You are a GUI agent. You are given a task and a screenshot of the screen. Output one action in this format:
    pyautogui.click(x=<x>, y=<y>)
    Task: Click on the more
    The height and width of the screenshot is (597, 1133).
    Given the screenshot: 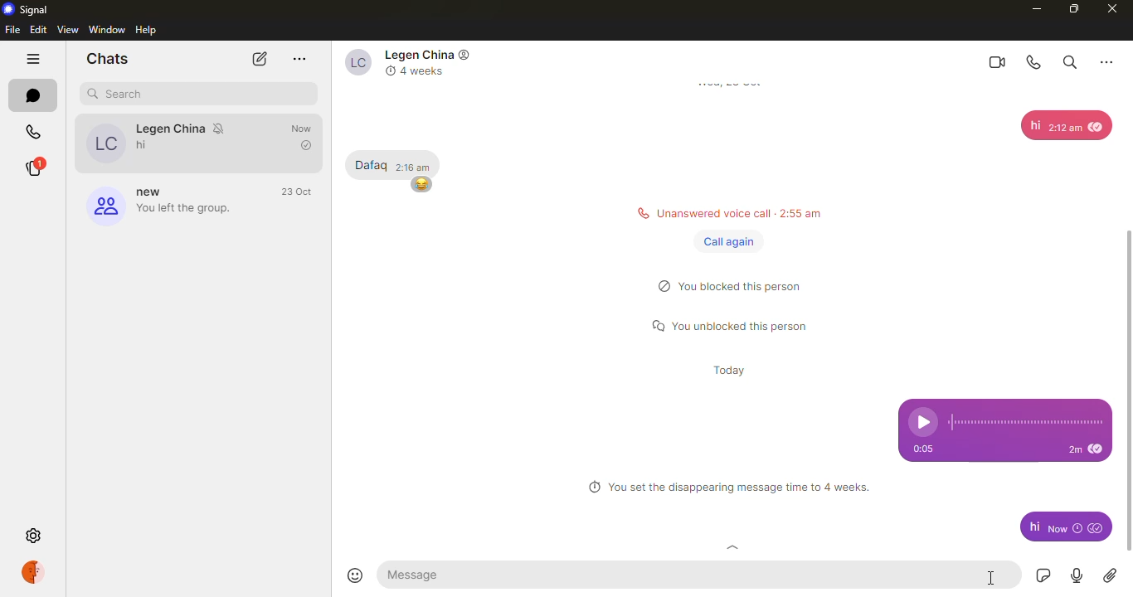 What is the action you would take?
    pyautogui.click(x=300, y=59)
    